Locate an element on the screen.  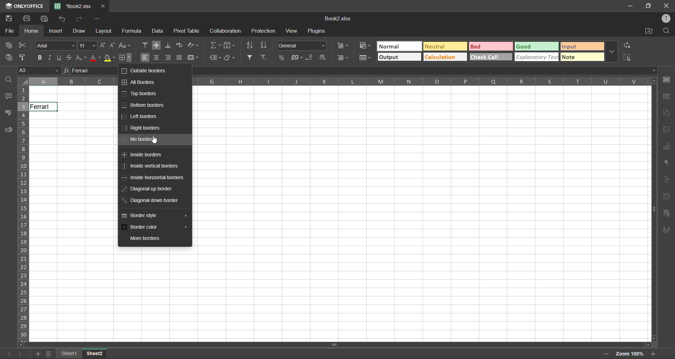
close is located at coordinates (103, 6).